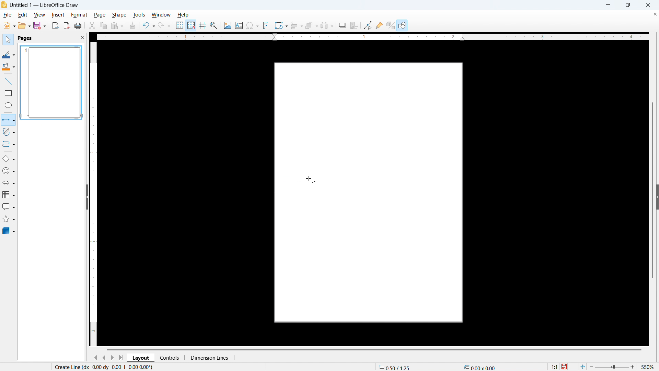  I want to click on Use grid , so click(180, 25).